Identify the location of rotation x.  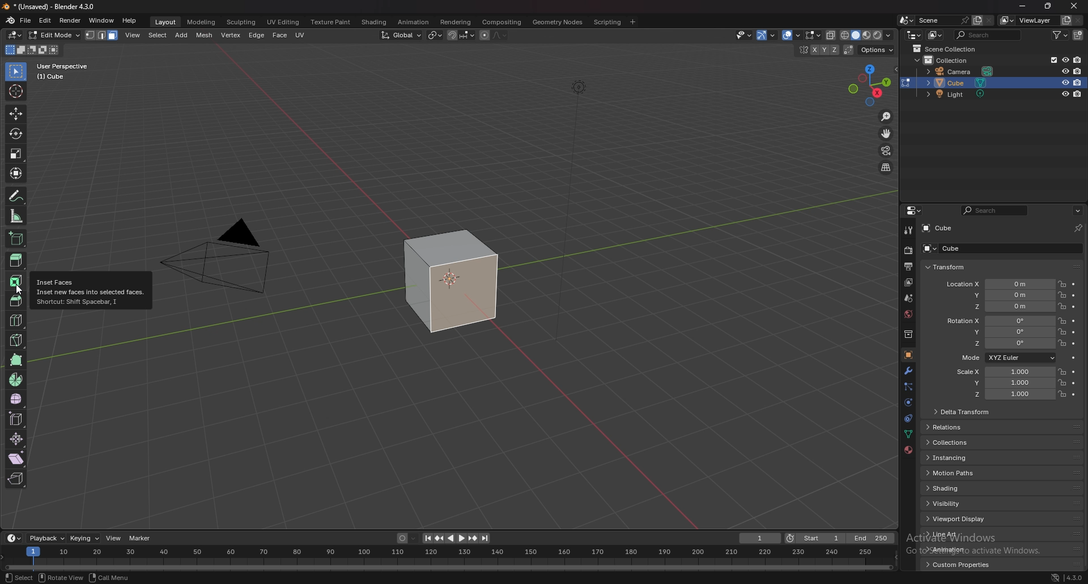
(1000, 321).